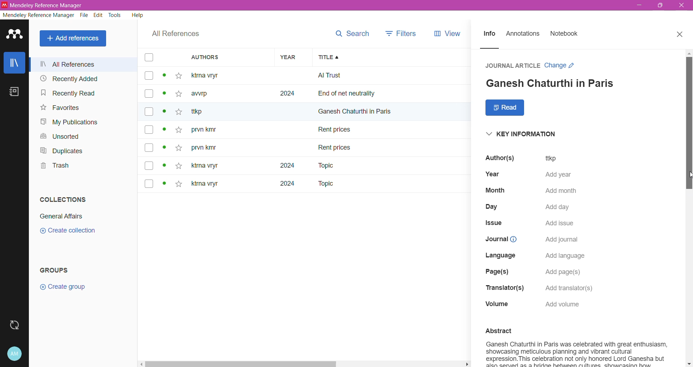 This screenshot has width=693, height=367. What do you see at coordinates (516, 330) in the screenshot?
I see `Abstract` at bounding box center [516, 330].